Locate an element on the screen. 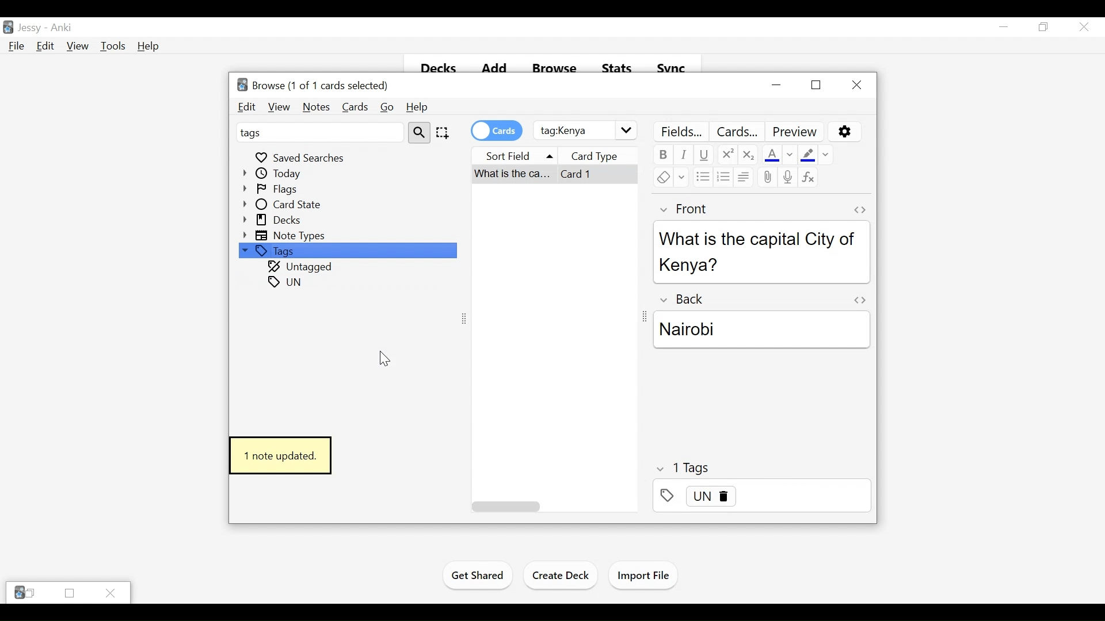 Image resolution: width=1105 pixels, height=621 pixels. Search Tool is located at coordinates (420, 132).